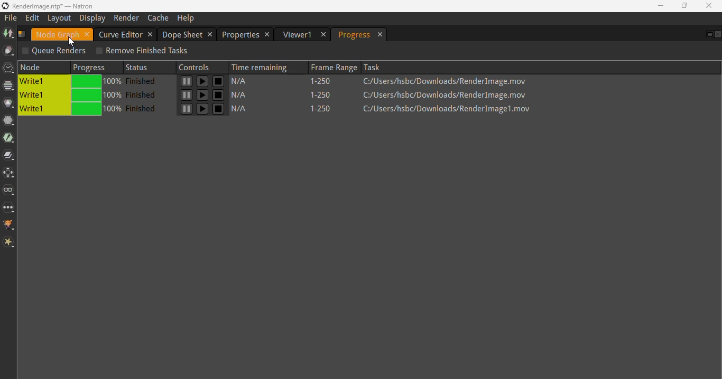 The image size is (722, 379). I want to click on help, so click(186, 18).